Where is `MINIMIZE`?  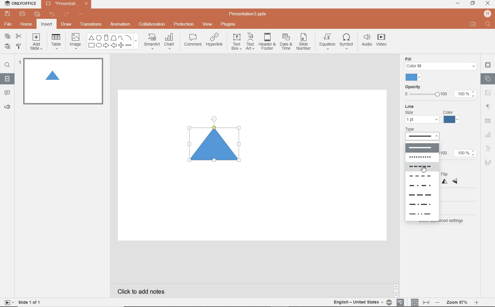 MINIMIZE is located at coordinates (457, 4).